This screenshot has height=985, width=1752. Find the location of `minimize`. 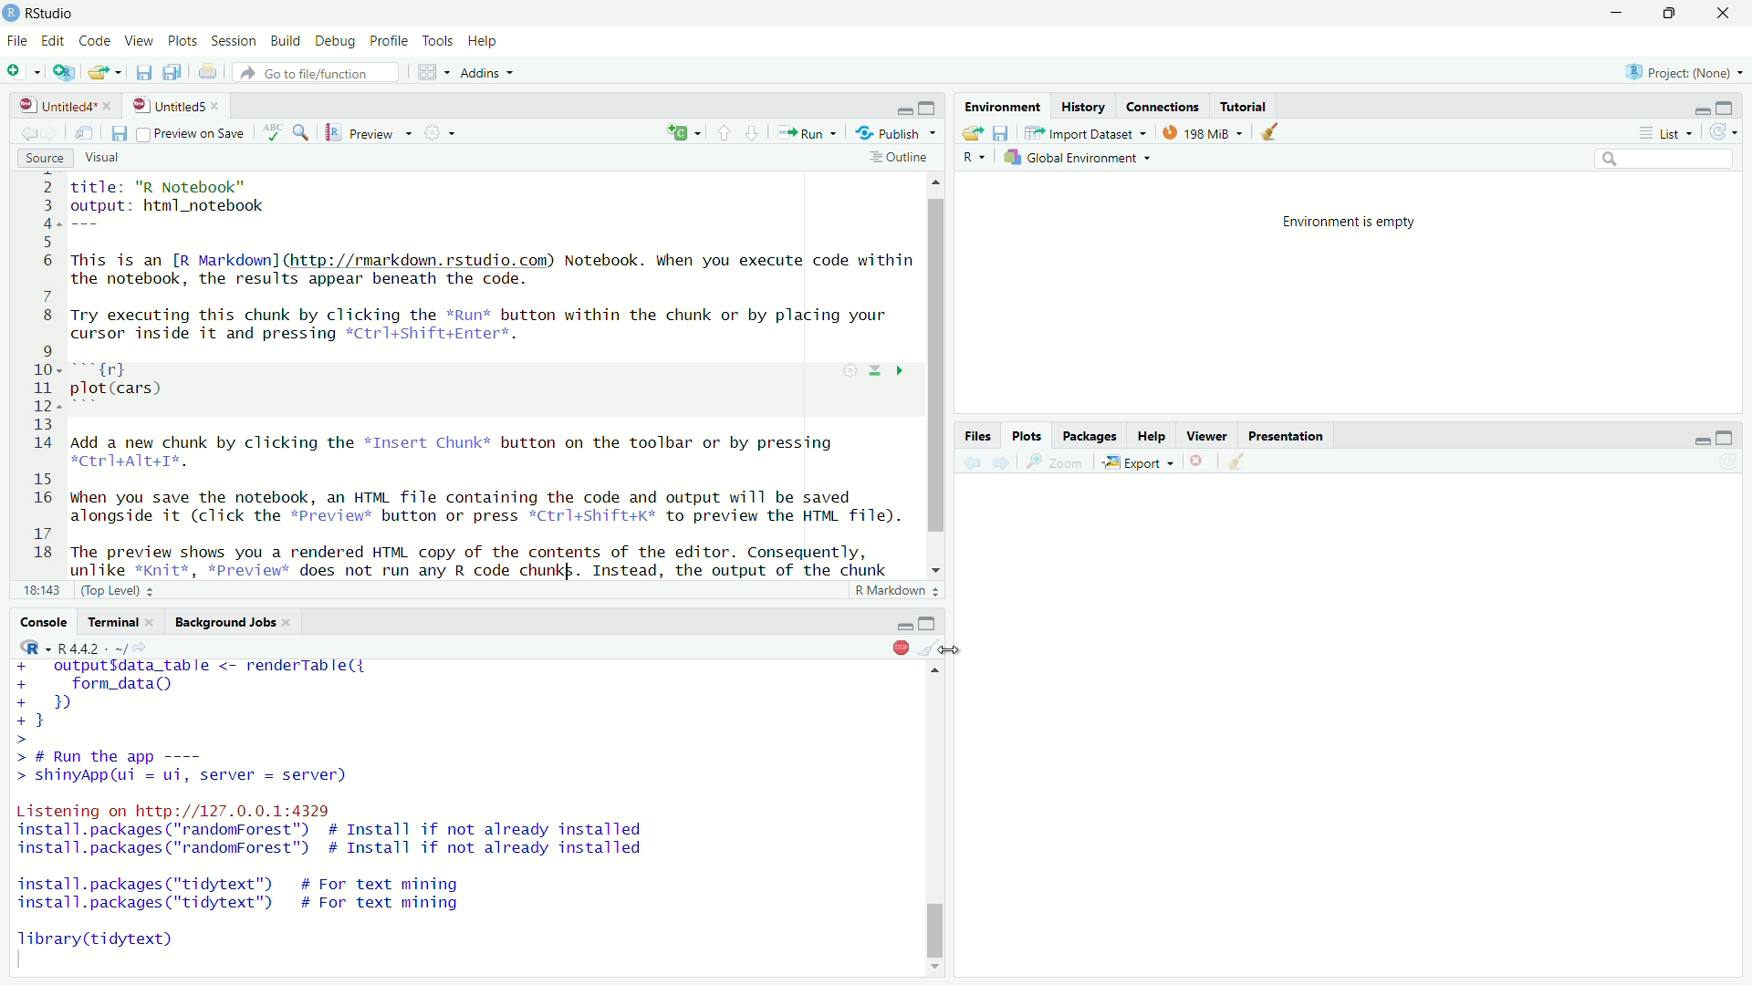

minimize is located at coordinates (1700, 439).